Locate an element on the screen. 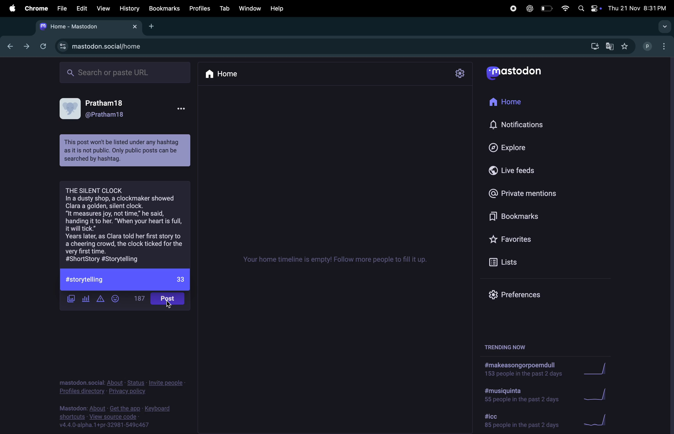  story is located at coordinates (127, 227).